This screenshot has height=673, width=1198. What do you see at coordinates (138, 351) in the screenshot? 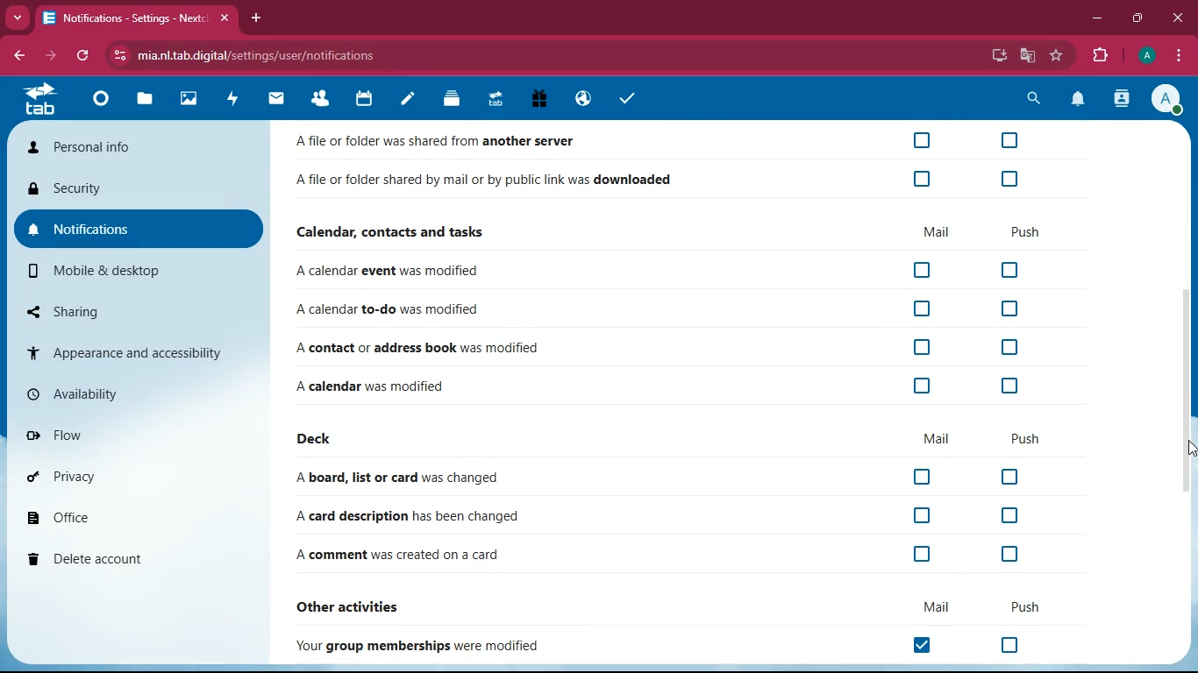
I see `appearance and accessibility` at bounding box center [138, 351].